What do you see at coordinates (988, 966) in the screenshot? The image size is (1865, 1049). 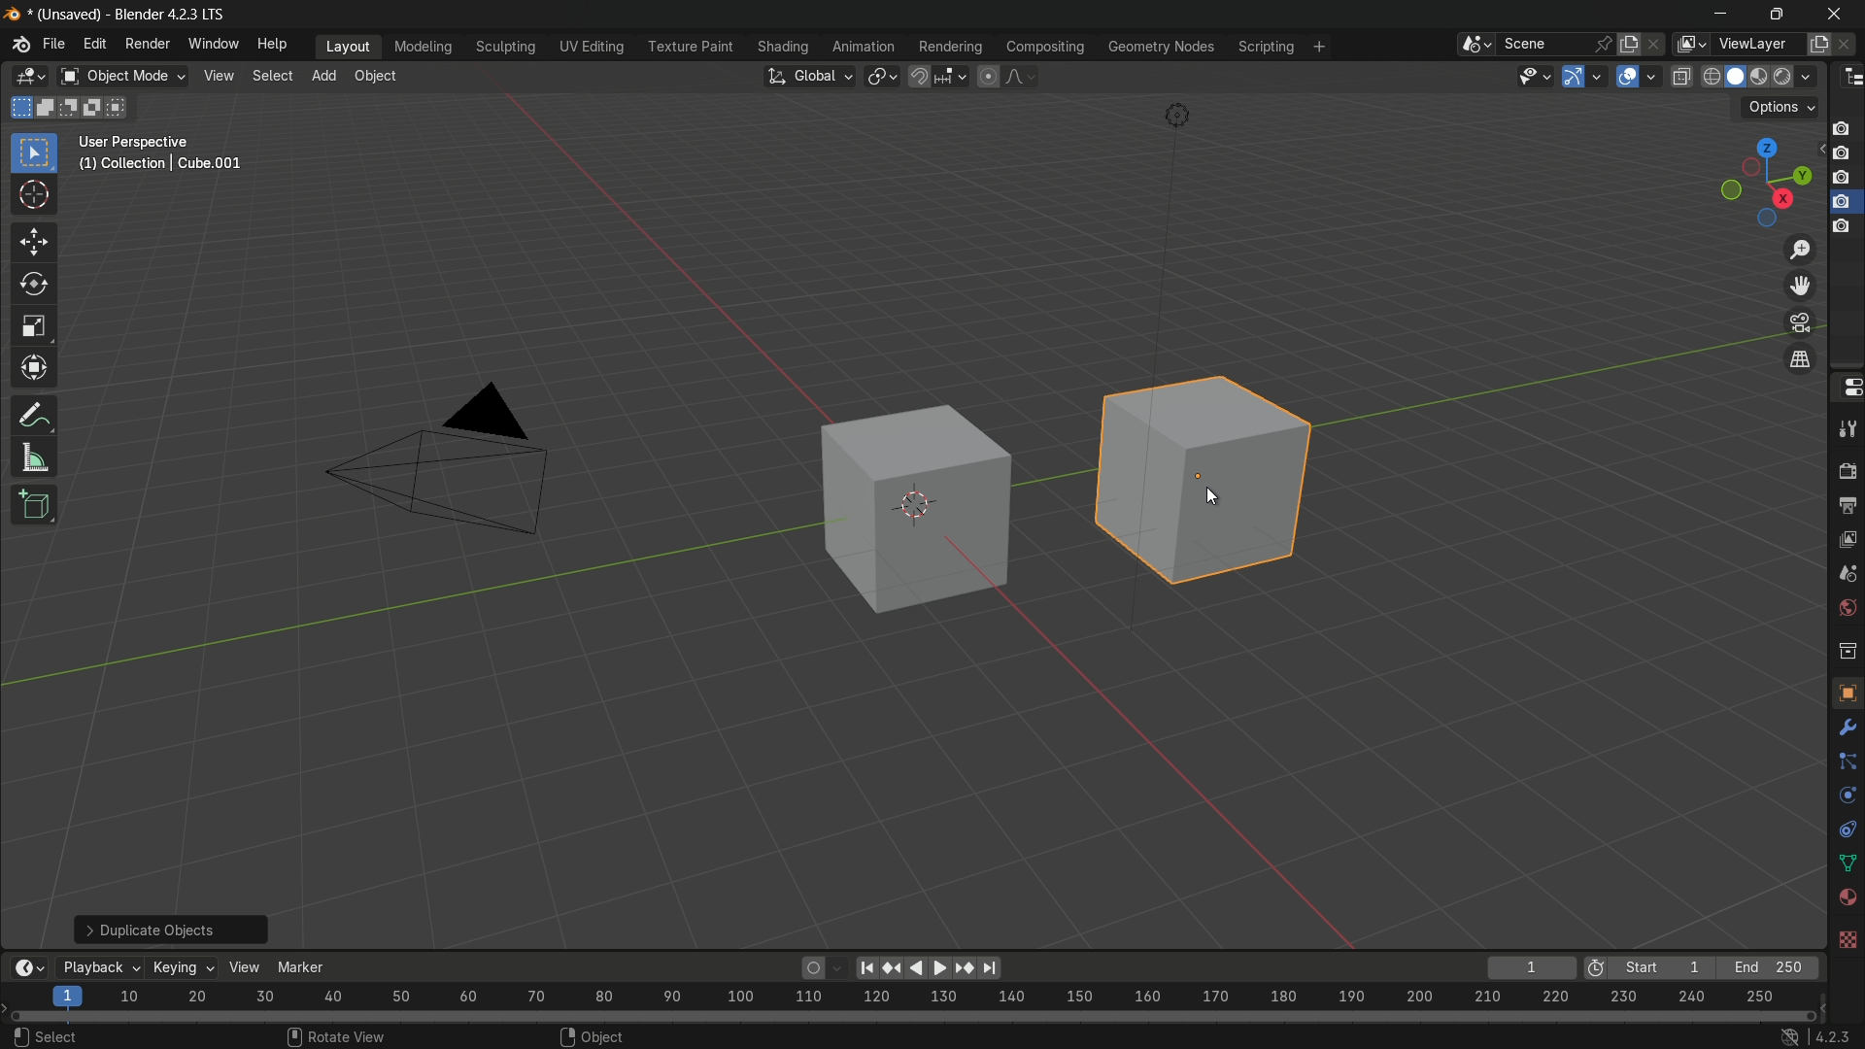 I see `jump to endpoint` at bounding box center [988, 966].